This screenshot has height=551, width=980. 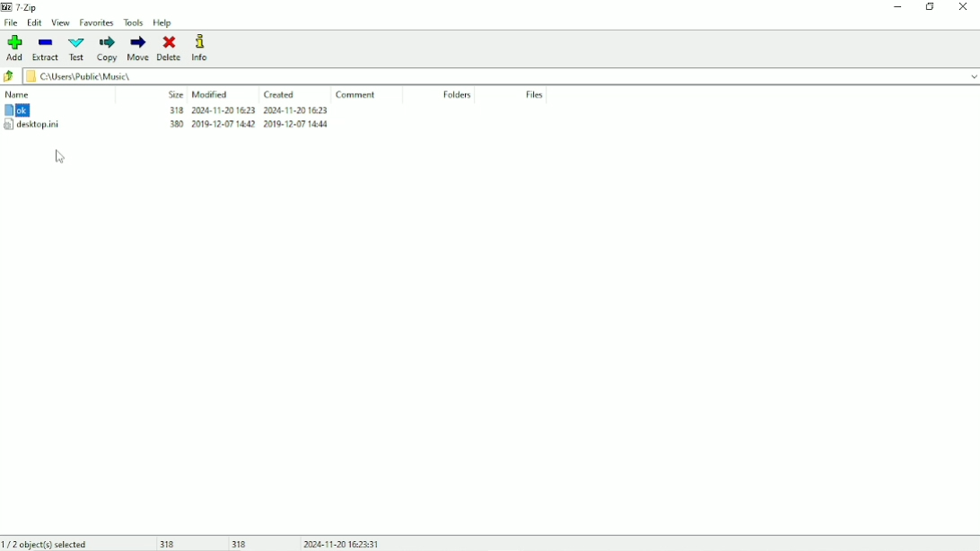 I want to click on Close, so click(x=964, y=7).